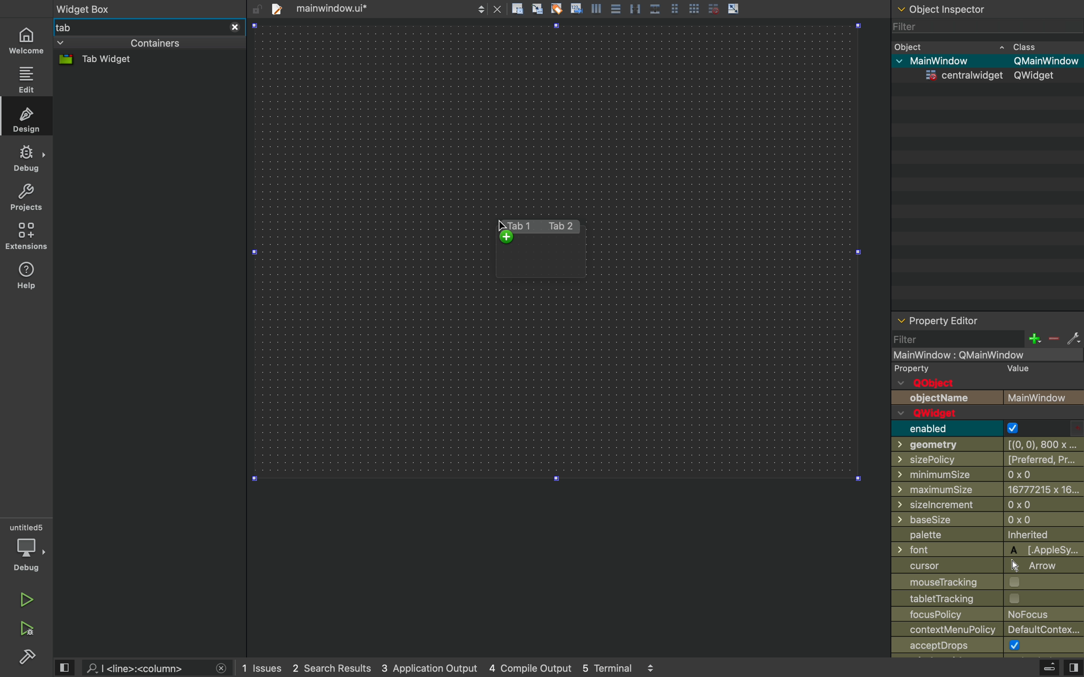 The image size is (1084, 677). Describe the element at coordinates (987, 490) in the screenshot. I see `minimum size` at that location.